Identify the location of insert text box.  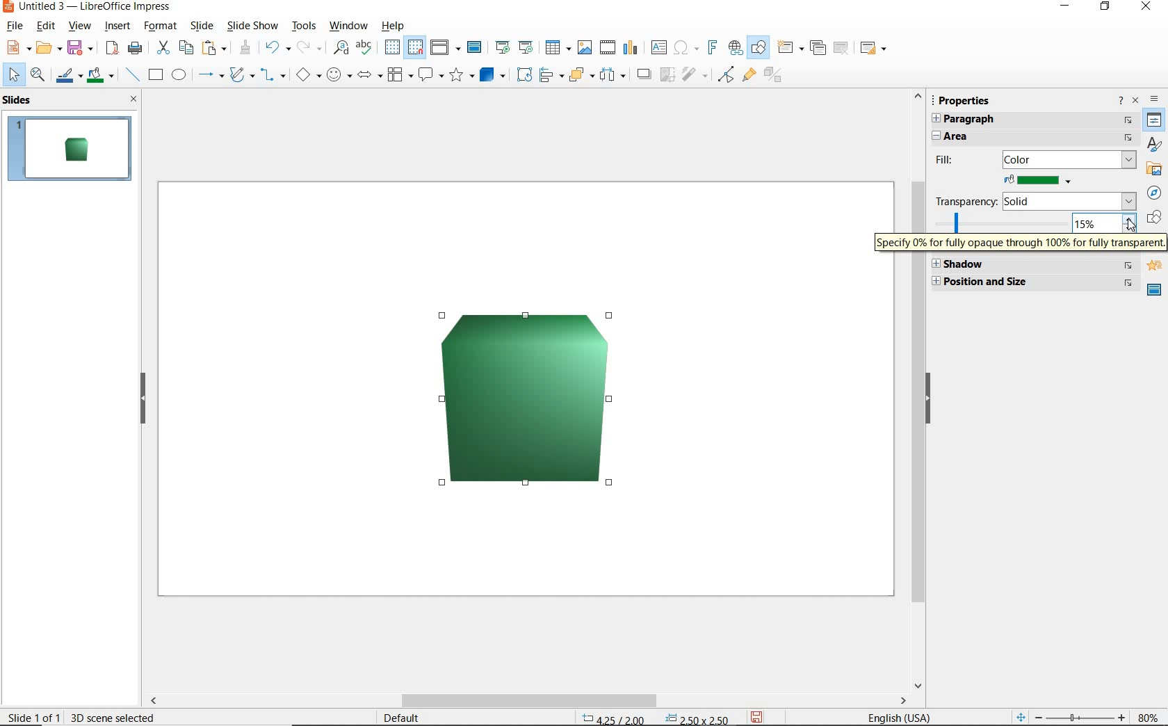
(660, 47).